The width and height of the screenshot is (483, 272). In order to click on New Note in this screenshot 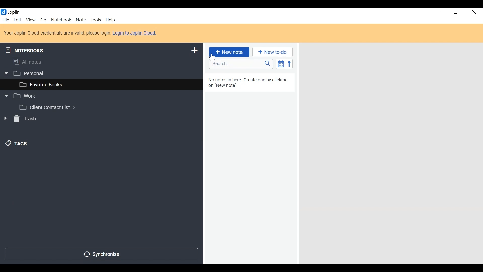, I will do `click(229, 52)`.